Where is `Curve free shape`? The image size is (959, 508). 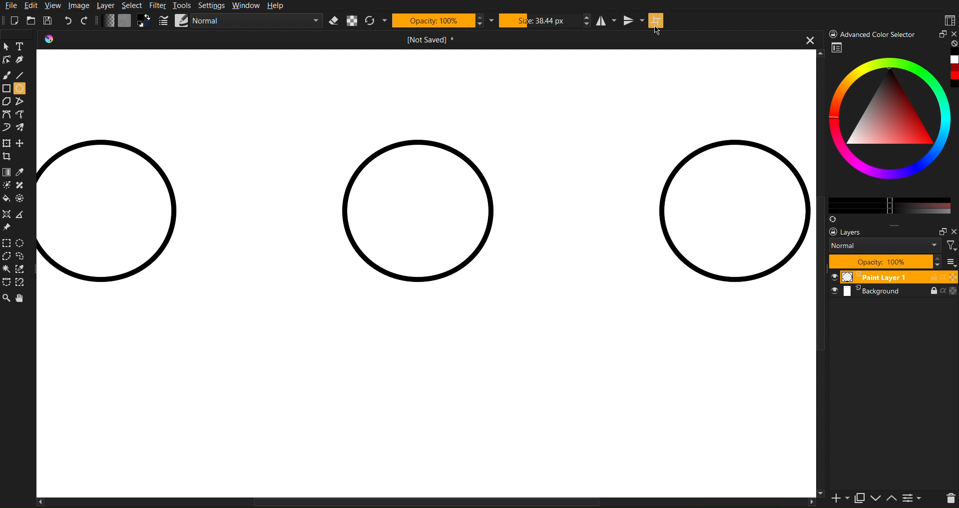 Curve free shape is located at coordinates (21, 127).